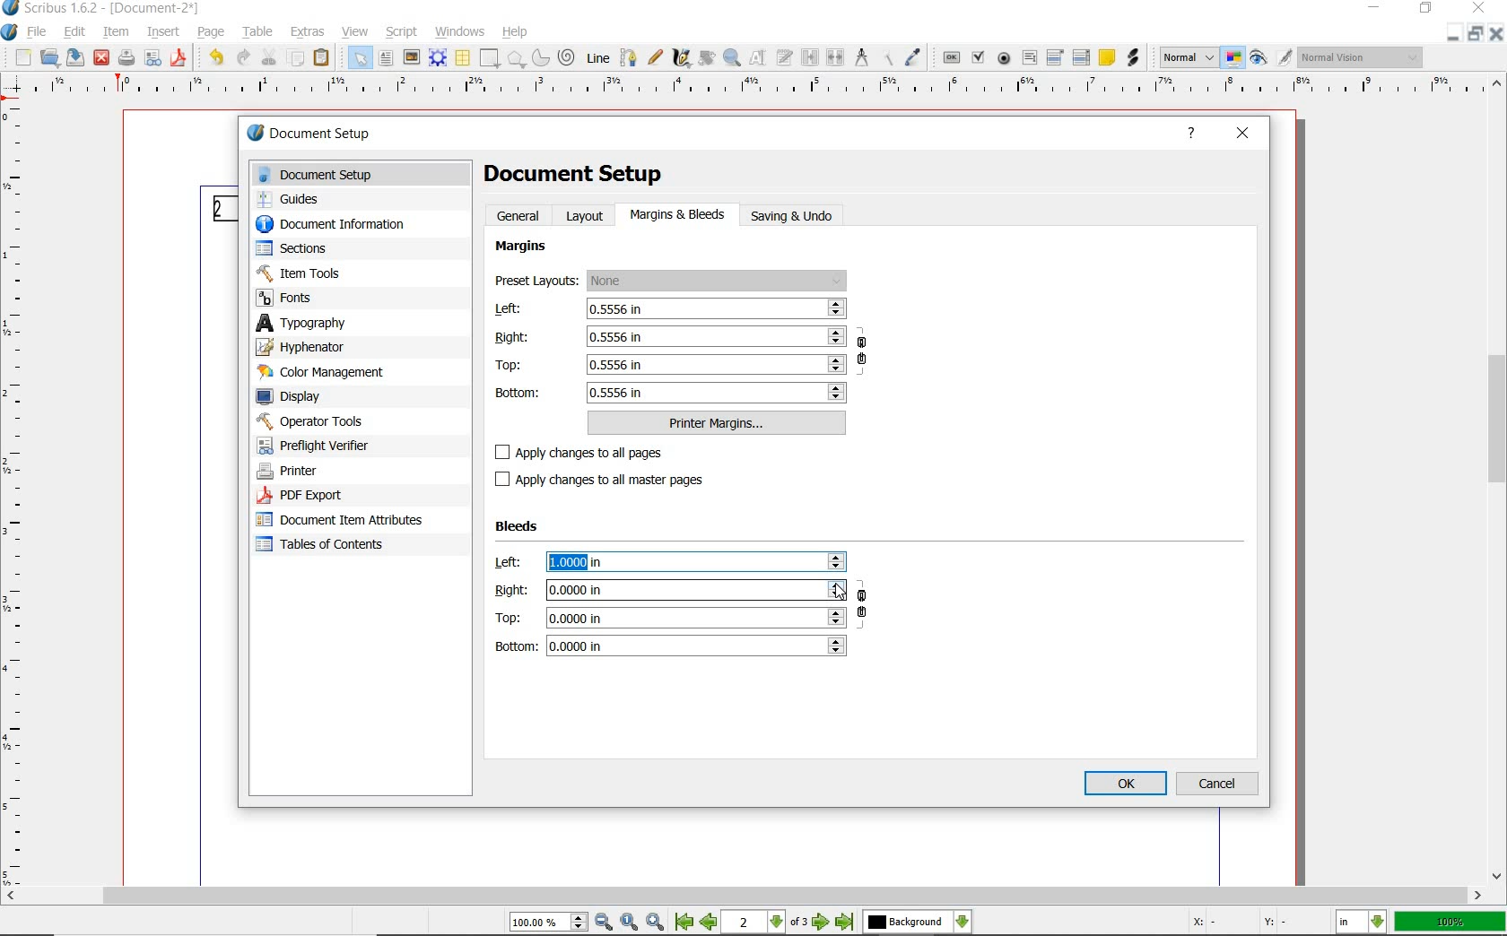 The width and height of the screenshot is (1507, 936). Describe the element at coordinates (335, 134) in the screenshot. I see `document setup` at that location.